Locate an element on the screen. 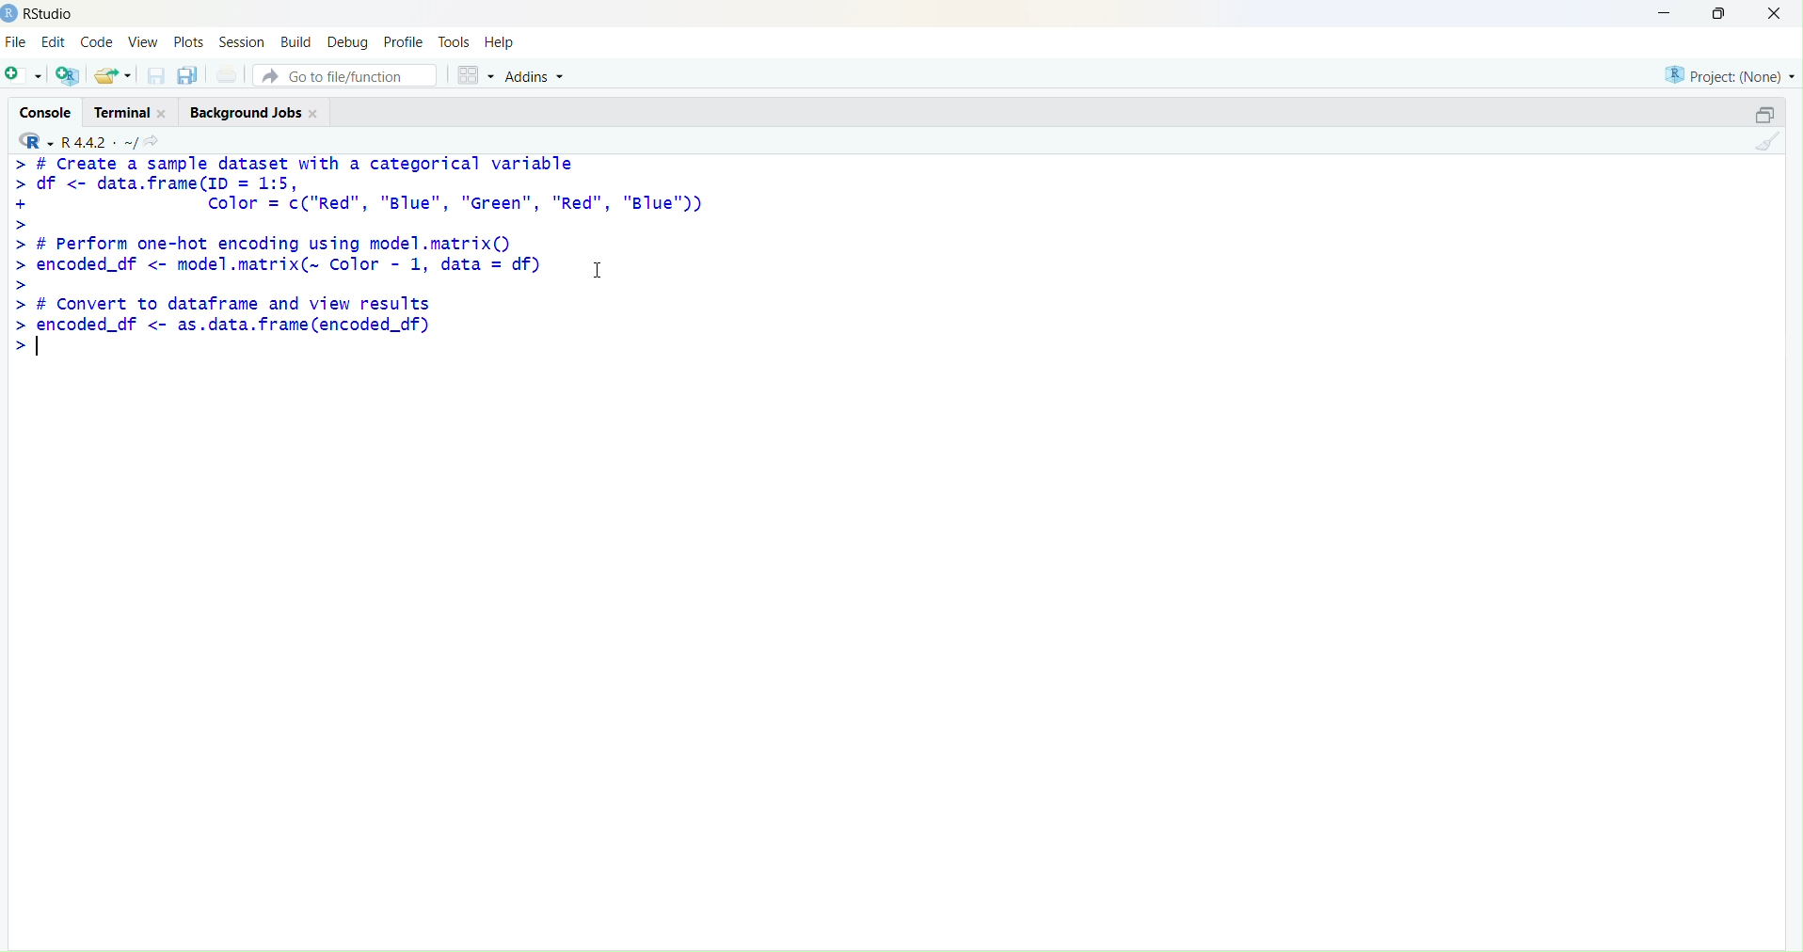 Image resolution: width=1803 pixels, height=952 pixels. help is located at coordinates (500, 42).